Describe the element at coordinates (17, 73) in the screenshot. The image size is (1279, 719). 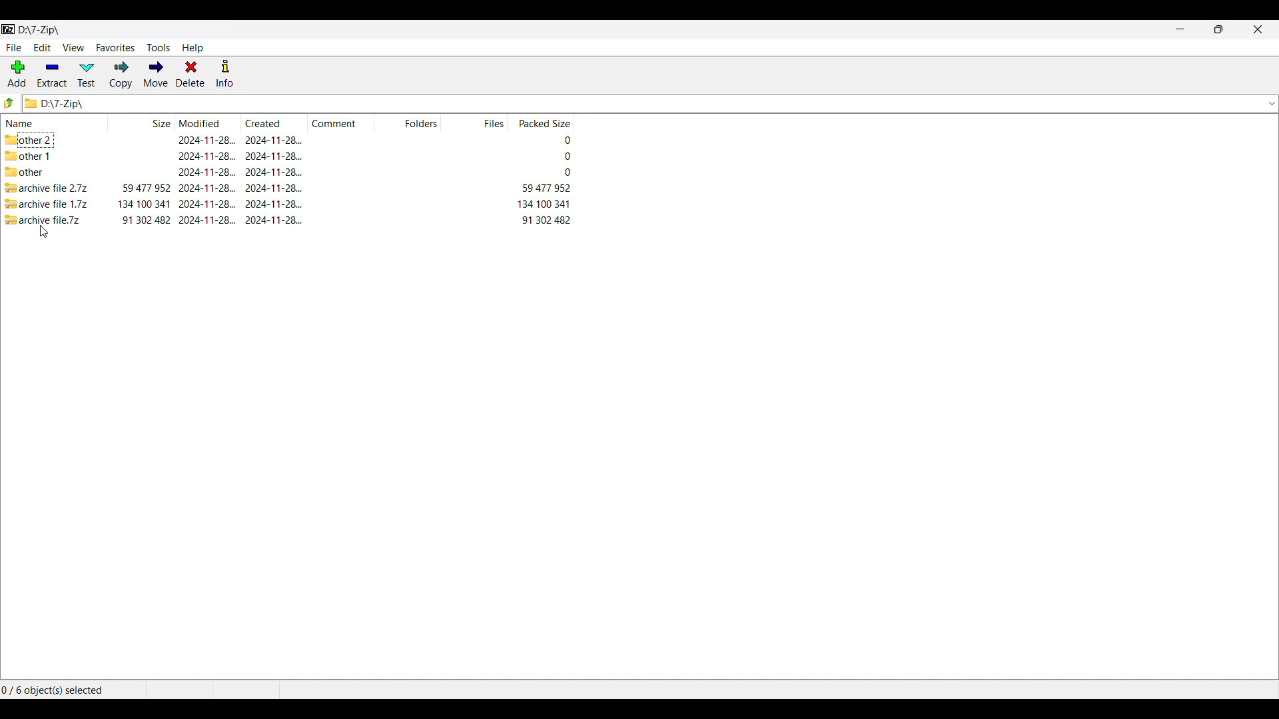
I see `Add` at that location.